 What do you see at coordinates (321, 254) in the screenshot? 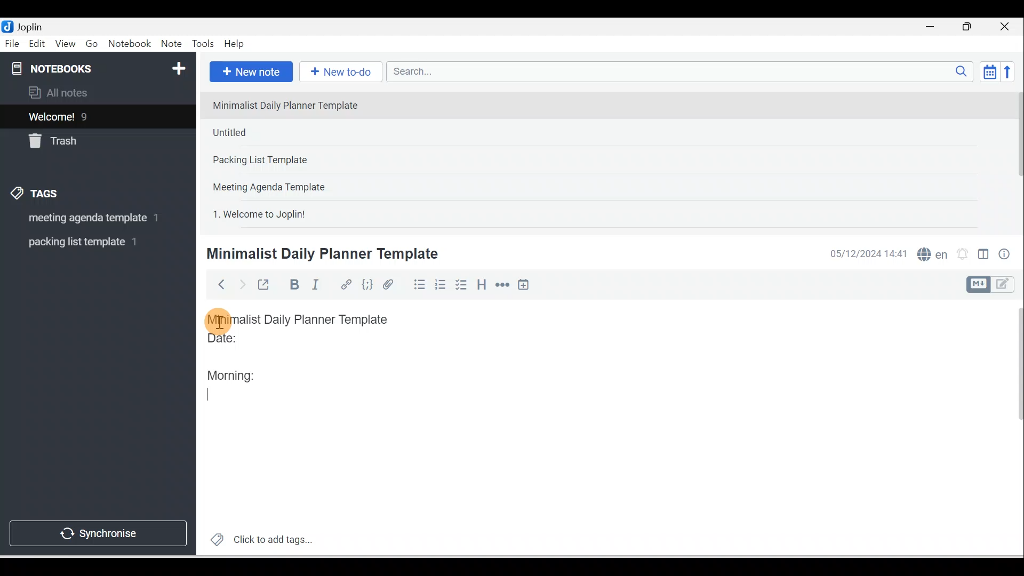
I see `Minimalist Daily Planner Template` at bounding box center [321, 254].